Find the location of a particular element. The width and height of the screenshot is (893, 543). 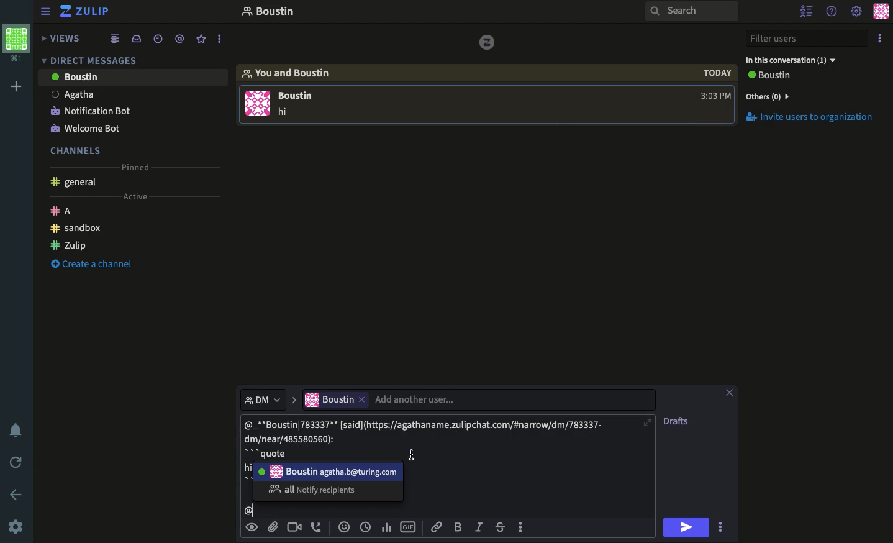

All is located at coordinates (315, 490).